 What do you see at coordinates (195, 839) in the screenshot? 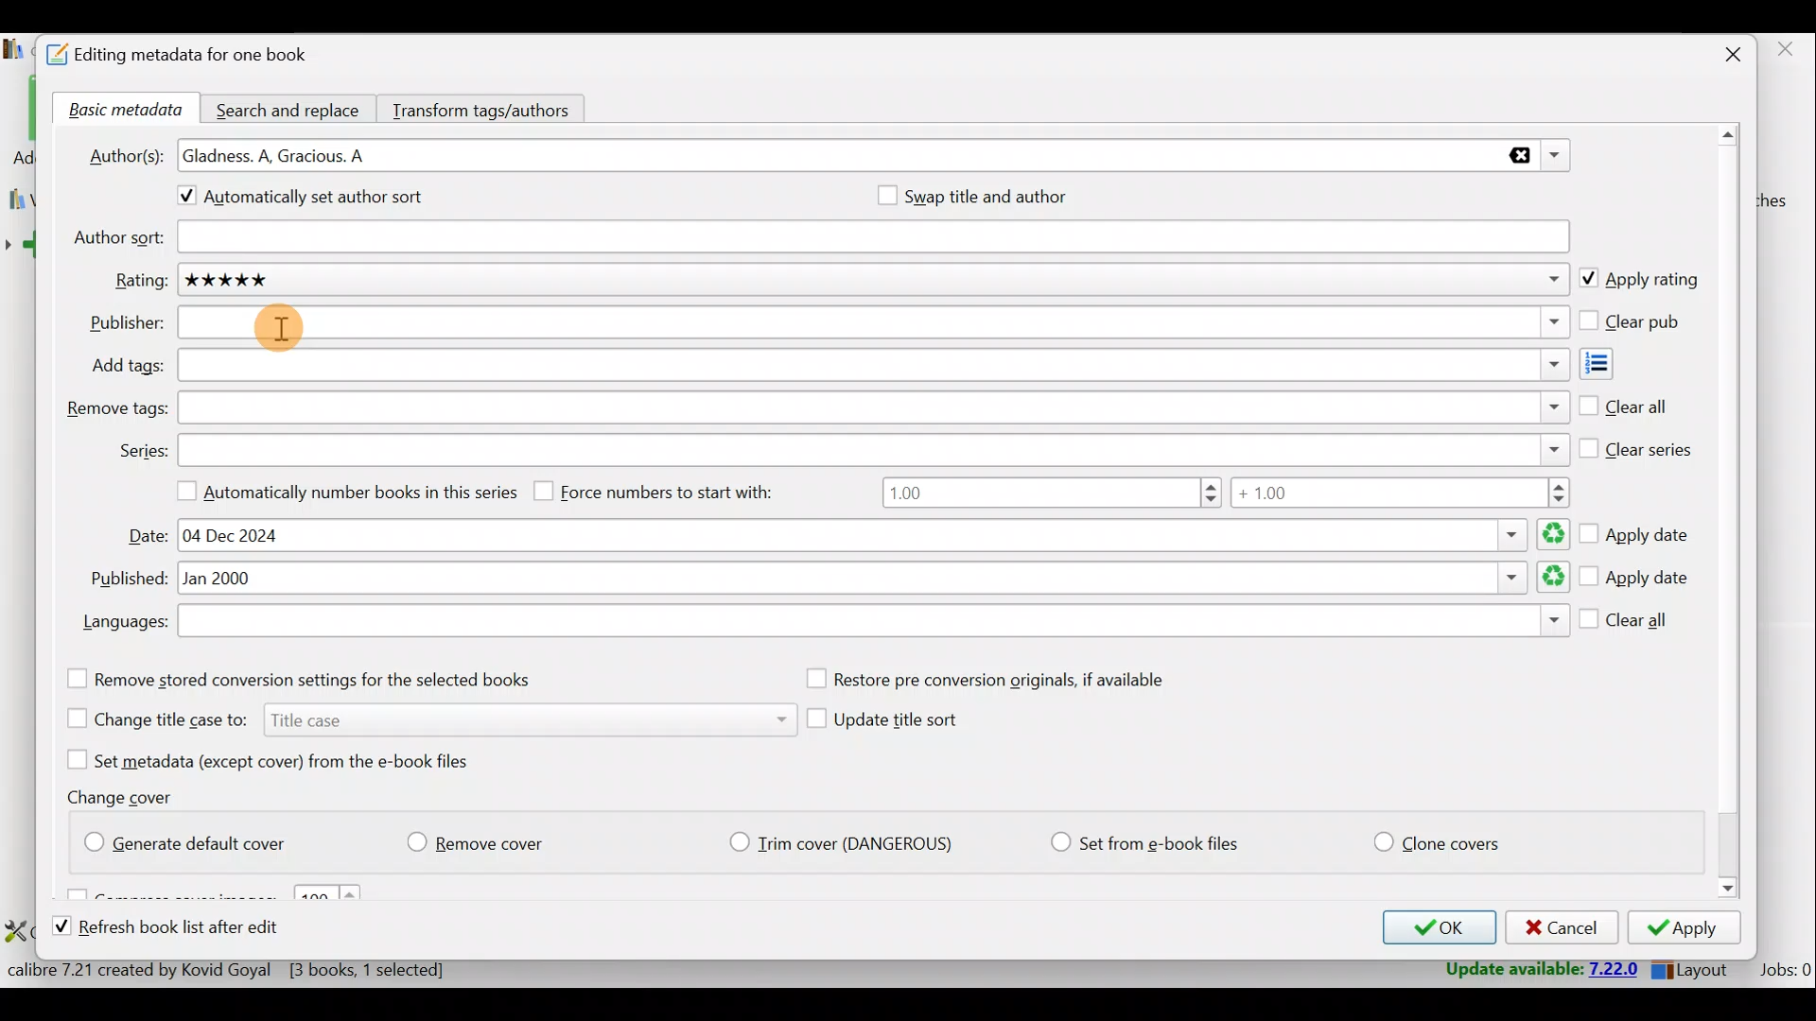
I see `Generate default cover` at bounding box center [195, 839].